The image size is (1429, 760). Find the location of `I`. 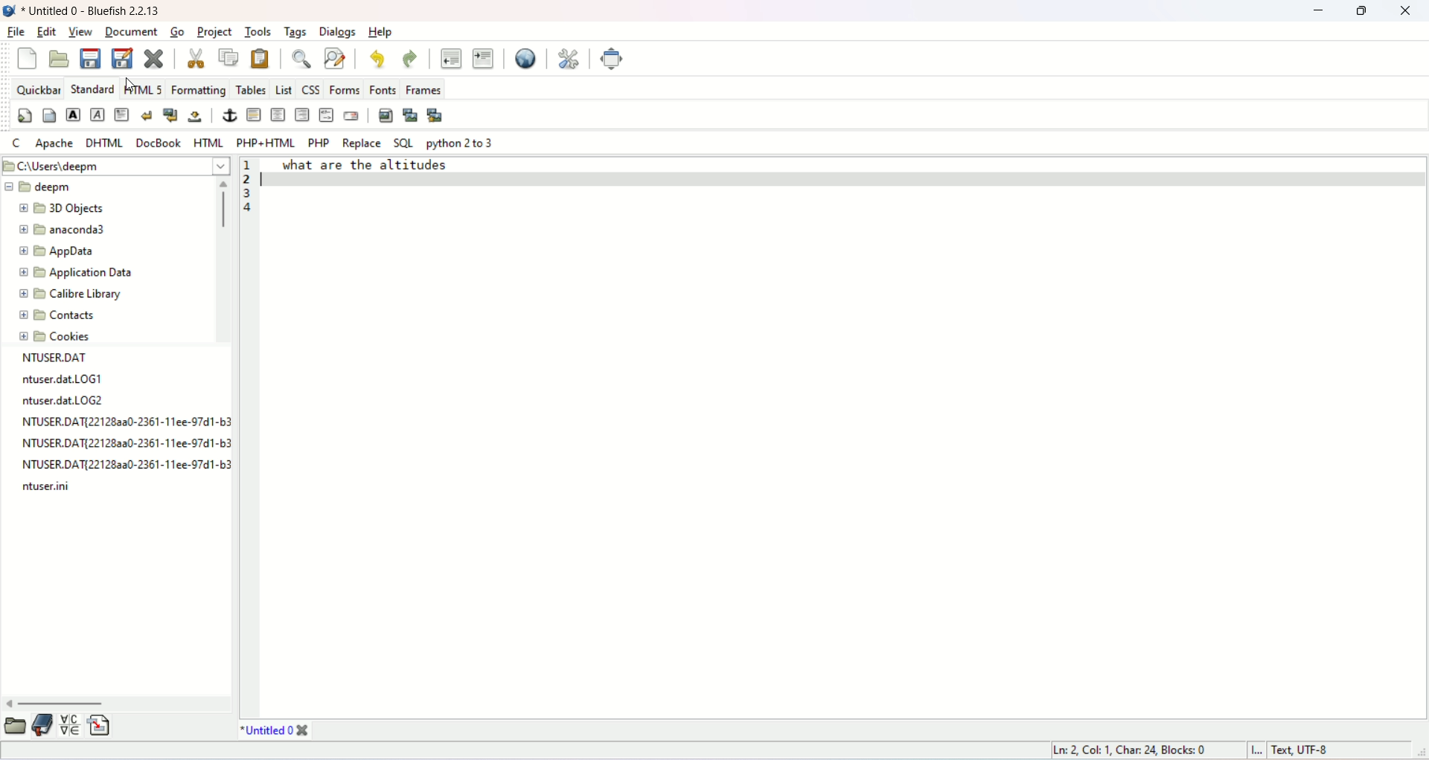

I is located at coordinates (1260, 750).